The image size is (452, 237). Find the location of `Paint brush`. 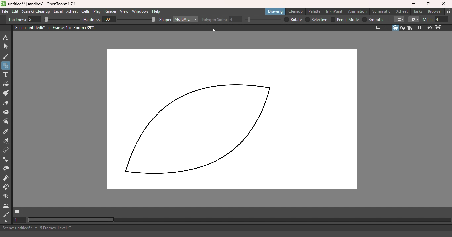

Paint brush is located at coordinates (6, 93).